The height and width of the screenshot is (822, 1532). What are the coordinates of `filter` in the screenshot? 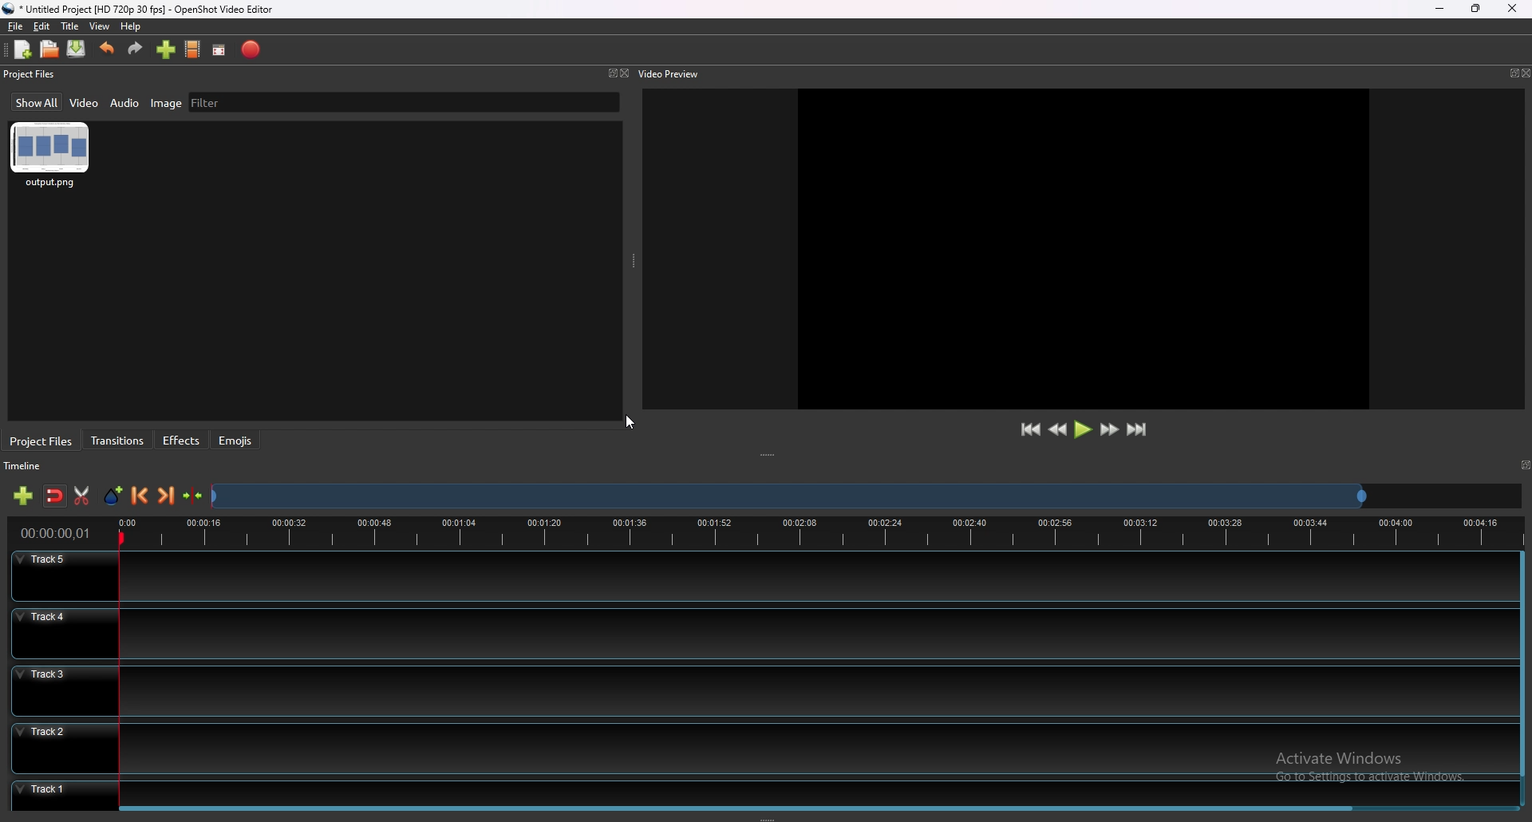 It's located at (207, 102).